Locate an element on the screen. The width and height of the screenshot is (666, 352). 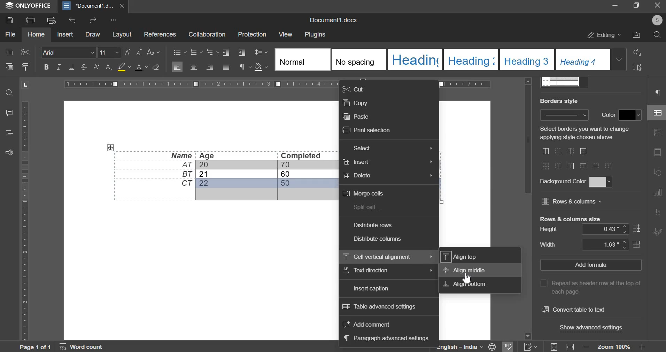
numbering is located at coordinates (531, 346).